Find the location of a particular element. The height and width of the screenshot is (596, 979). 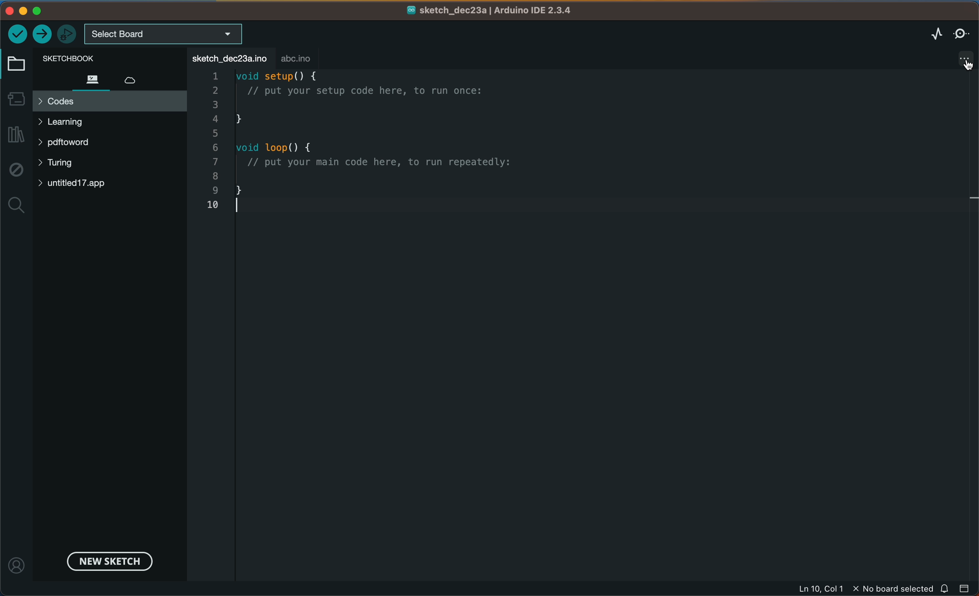

turing is located at coordinates (59, 166).